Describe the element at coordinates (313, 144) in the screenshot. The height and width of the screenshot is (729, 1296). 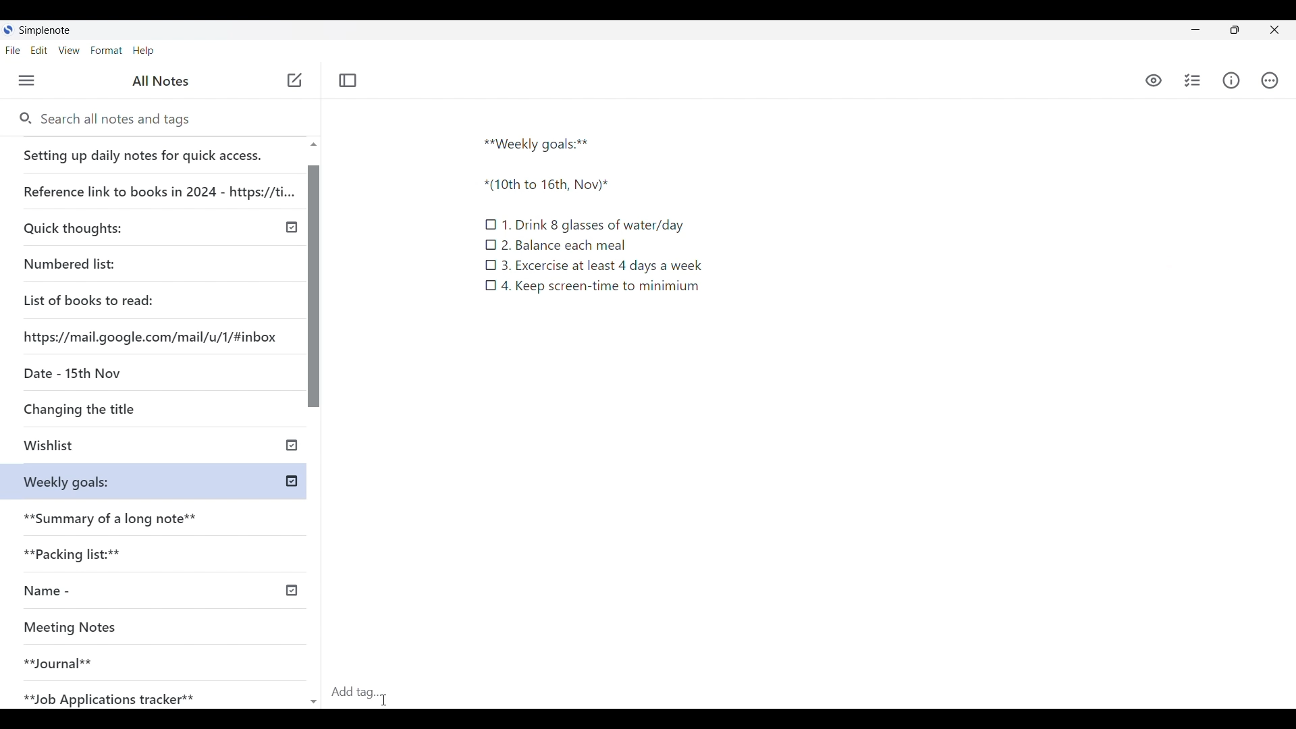
I see `Quick slide to top` at that location.